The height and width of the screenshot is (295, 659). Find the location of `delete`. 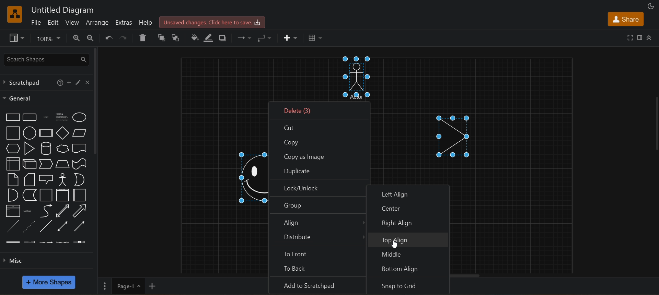

delete is located at coordinates (143, 37).